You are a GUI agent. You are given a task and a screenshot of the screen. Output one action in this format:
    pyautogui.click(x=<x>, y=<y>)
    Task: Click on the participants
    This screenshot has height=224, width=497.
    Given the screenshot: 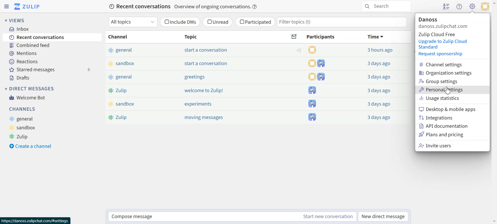 What is the action you would take?
    pyautogui.click(x=318, y=77)
    